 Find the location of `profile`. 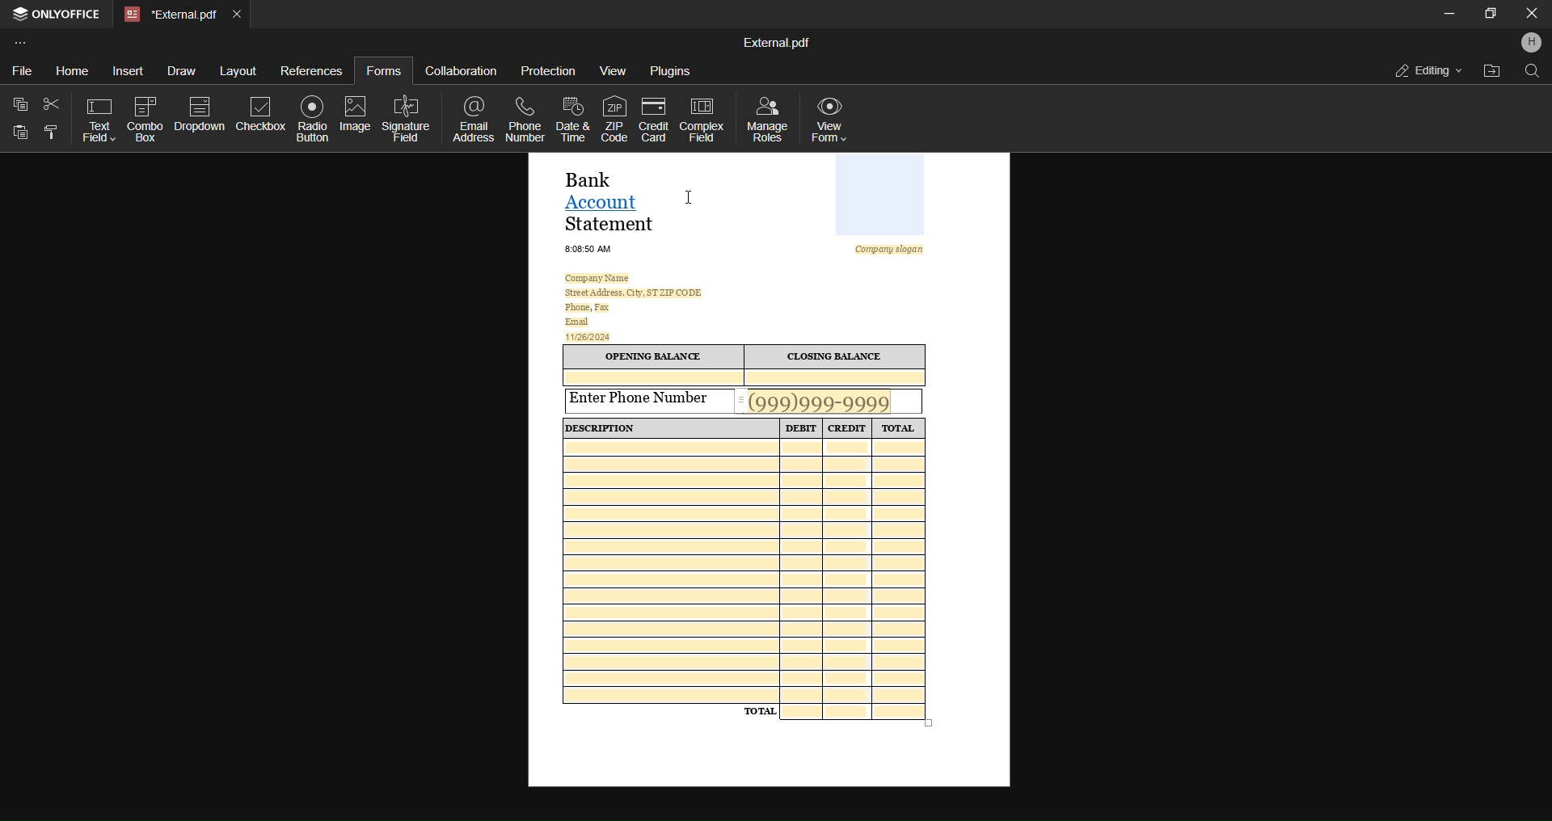

profile is located at coordinates (1530, 44).